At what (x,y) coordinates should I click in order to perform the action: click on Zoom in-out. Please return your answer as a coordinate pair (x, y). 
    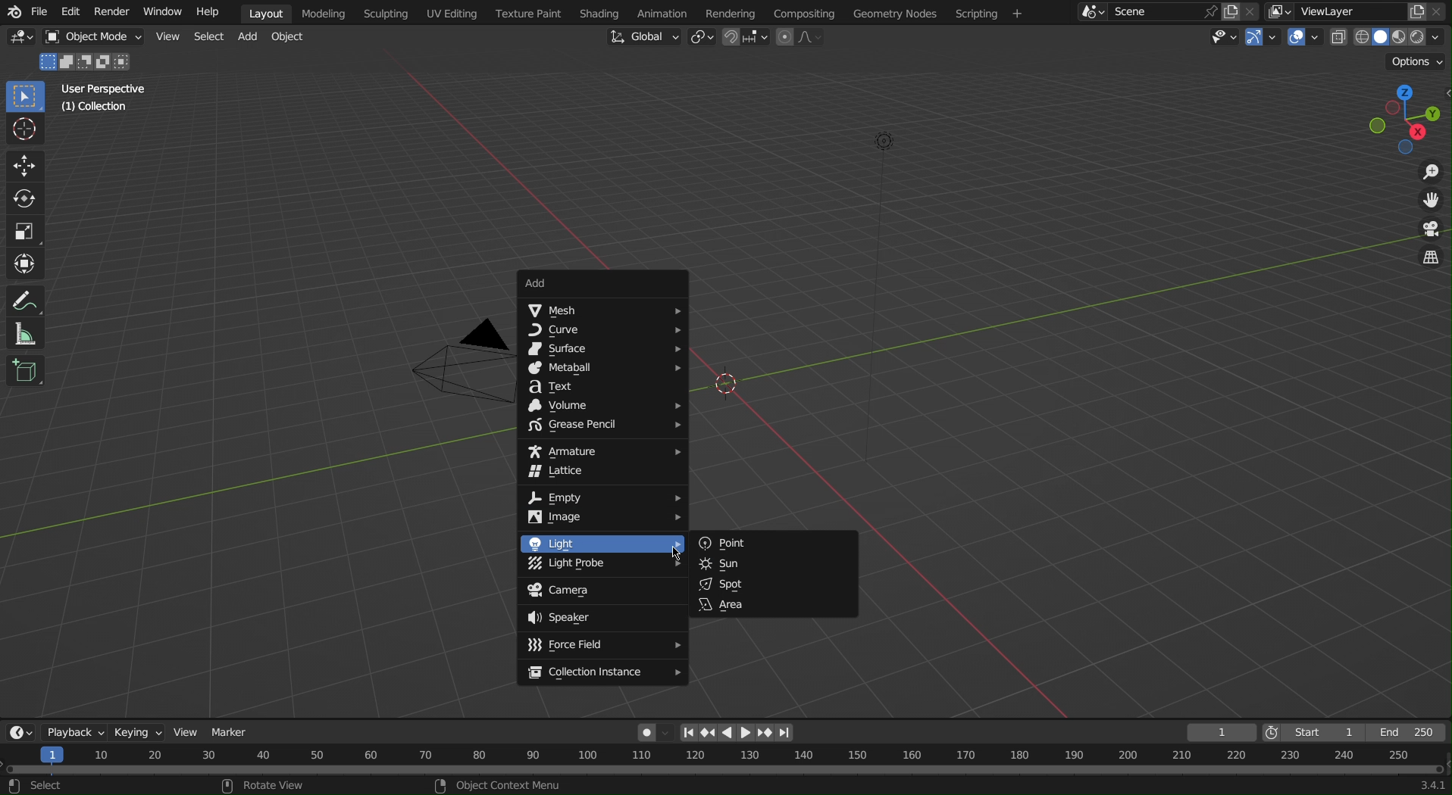
    Looking at the image, I should click on (1426, 172).